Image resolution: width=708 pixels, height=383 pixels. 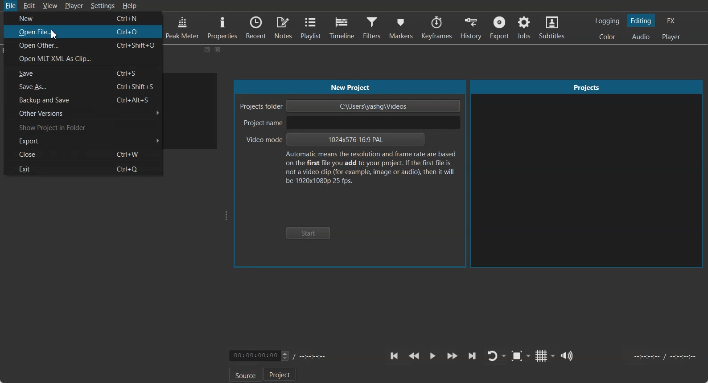 What do you see at coordinates (546, 355) in the screenshot?
I see `Toggle grid display` at bounding box center [546, 355].